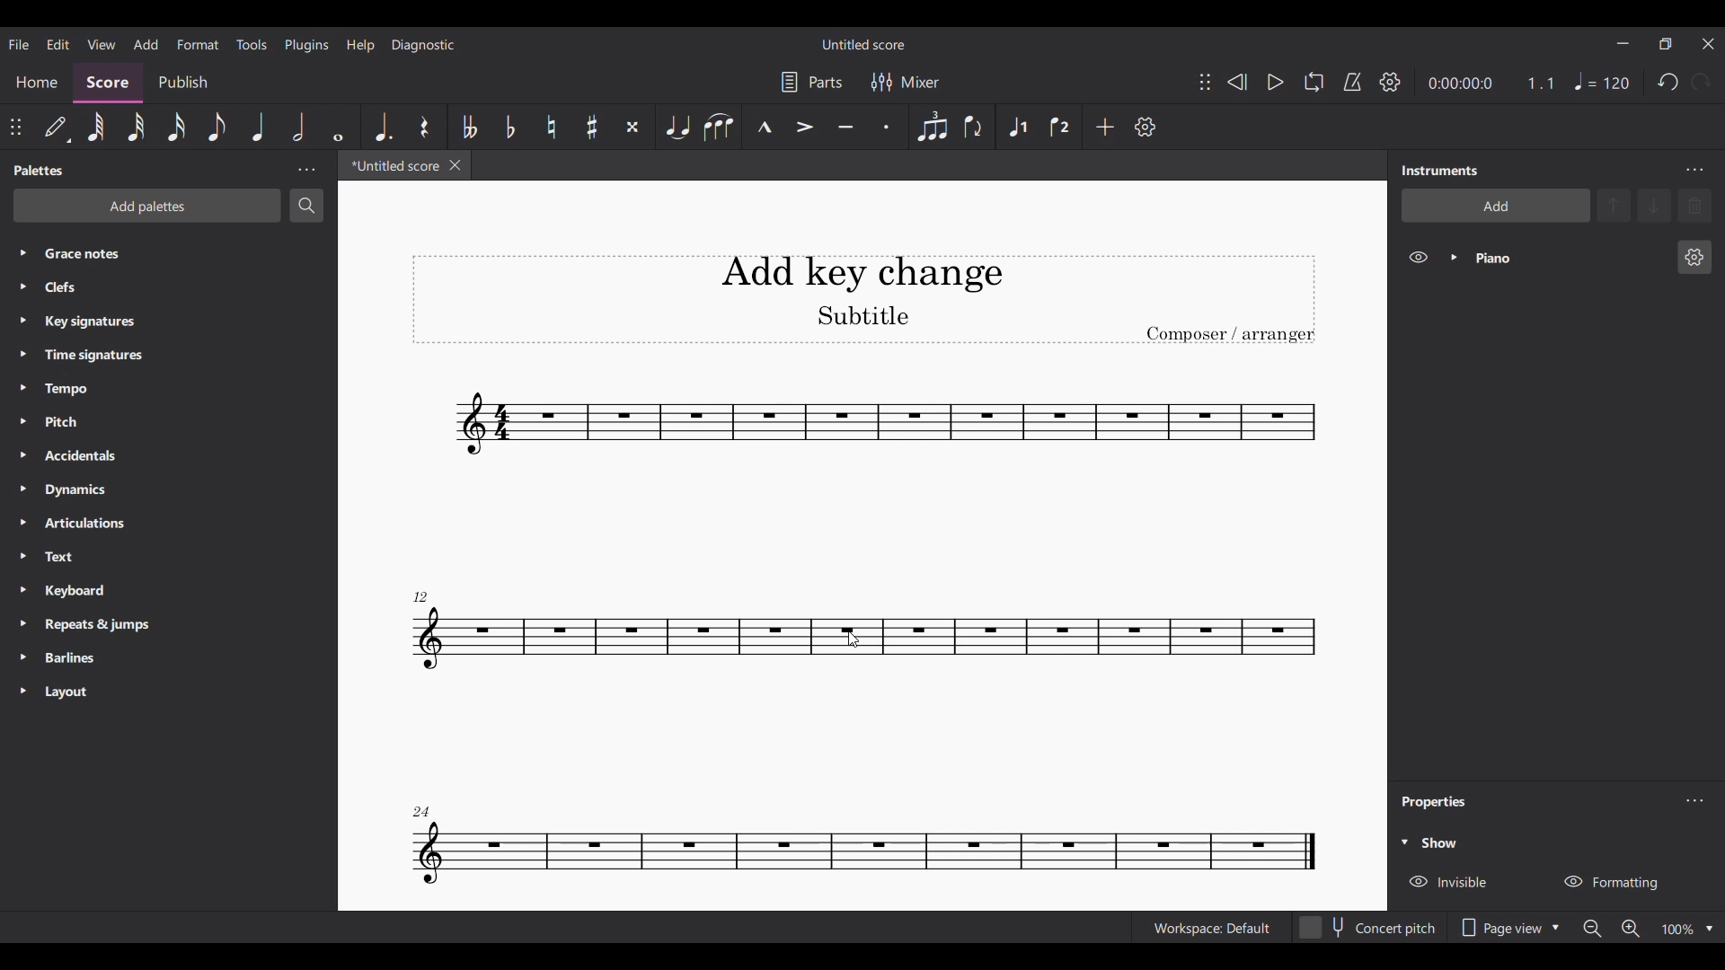  I want to click on Score name, so click(864, 43).